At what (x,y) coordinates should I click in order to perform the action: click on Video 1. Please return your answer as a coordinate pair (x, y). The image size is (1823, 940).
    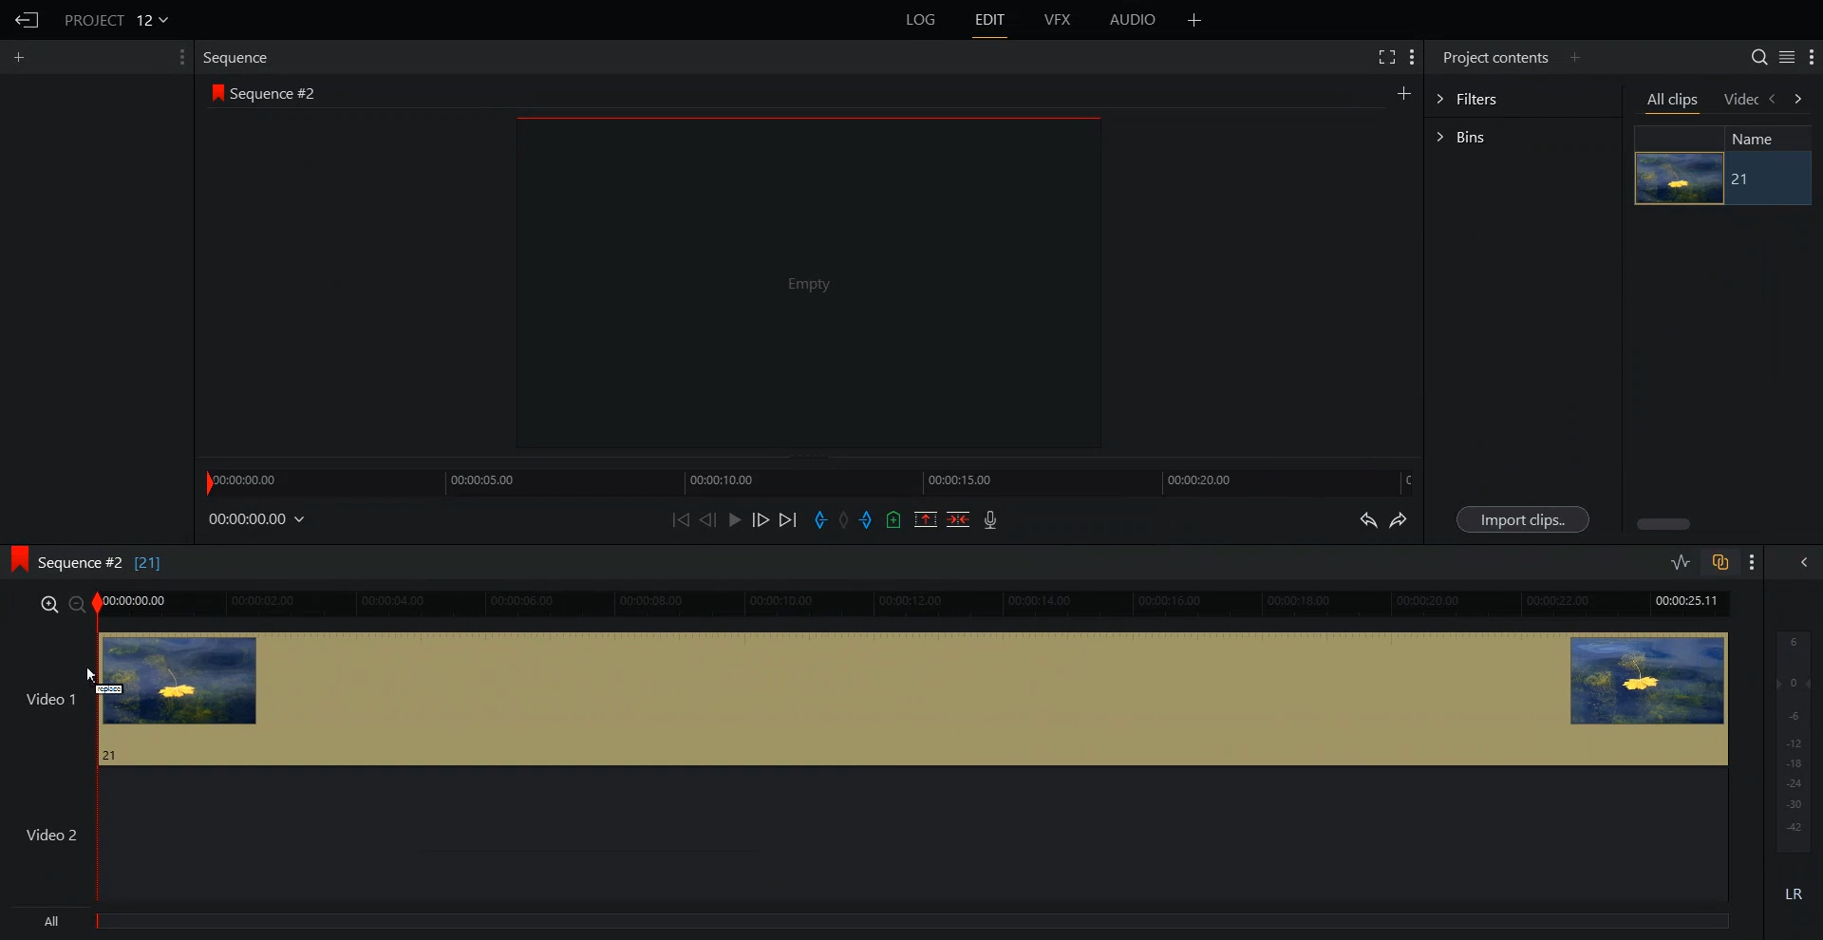
    Looking at the image, I should click on (47, 700).